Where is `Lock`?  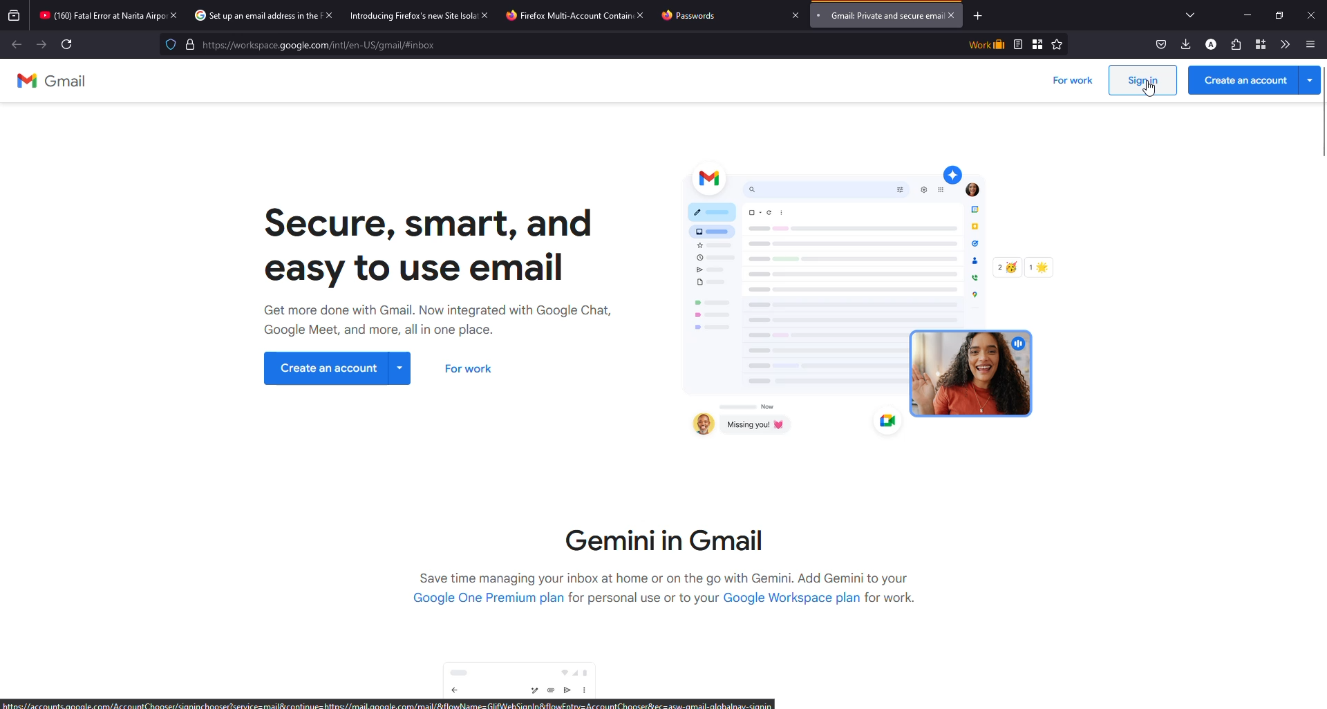 Lock is located at coordinates (188, 46).